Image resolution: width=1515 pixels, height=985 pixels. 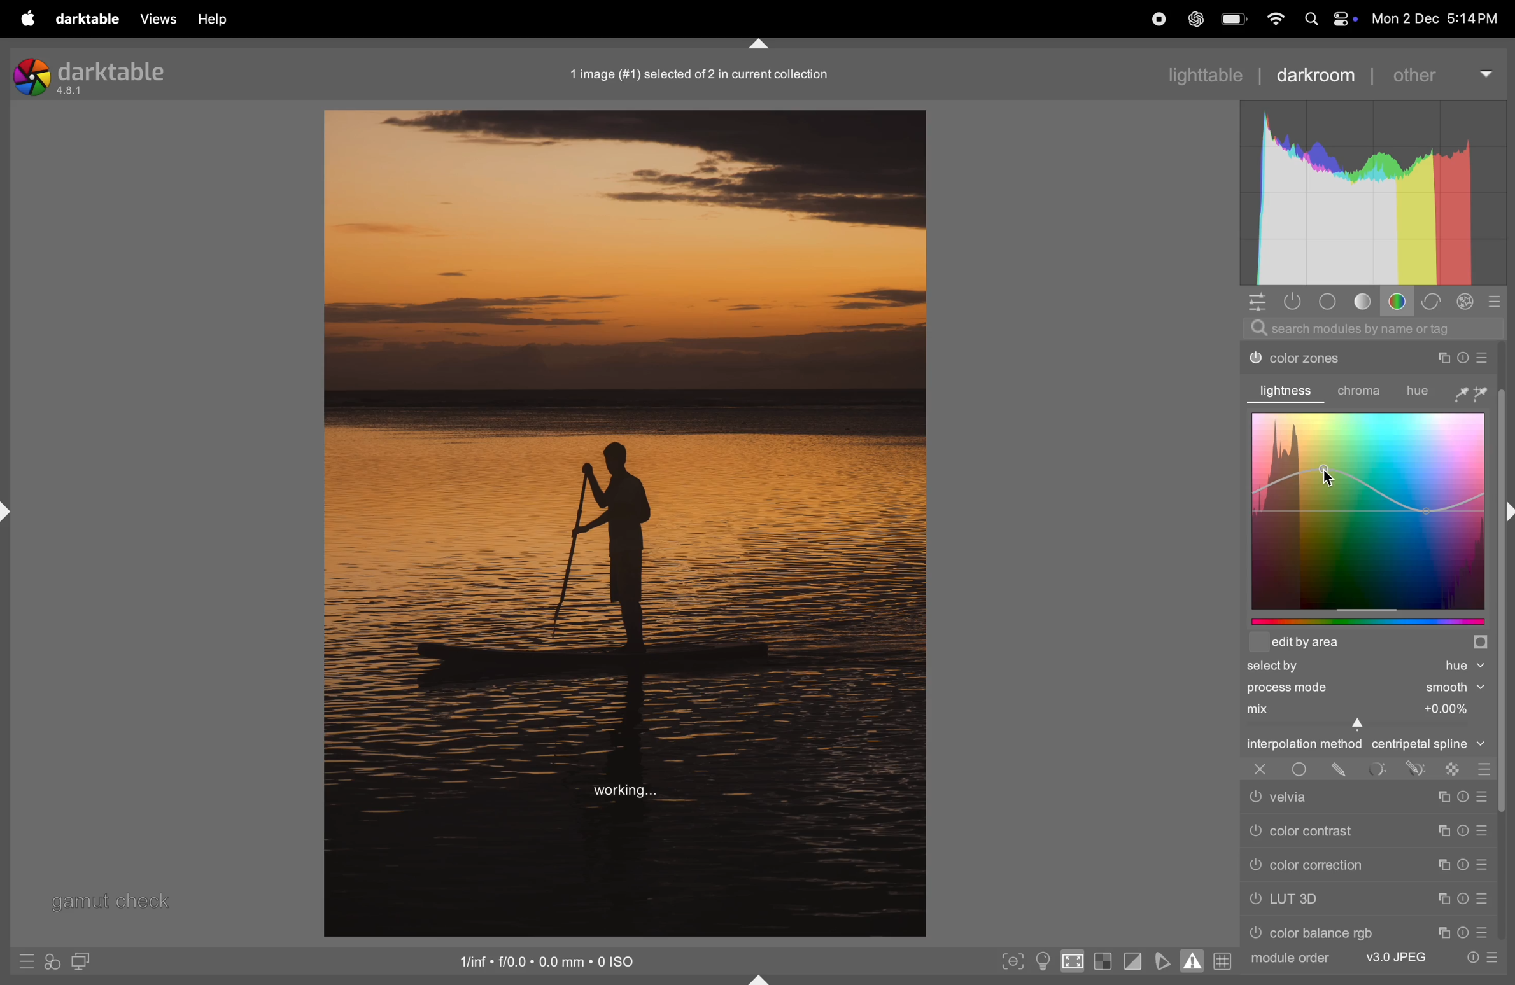 What do you see at coordinates (1165, 960) in the screenshot?
I see `toggle soft proffing` at bounding box center [1165, 960].